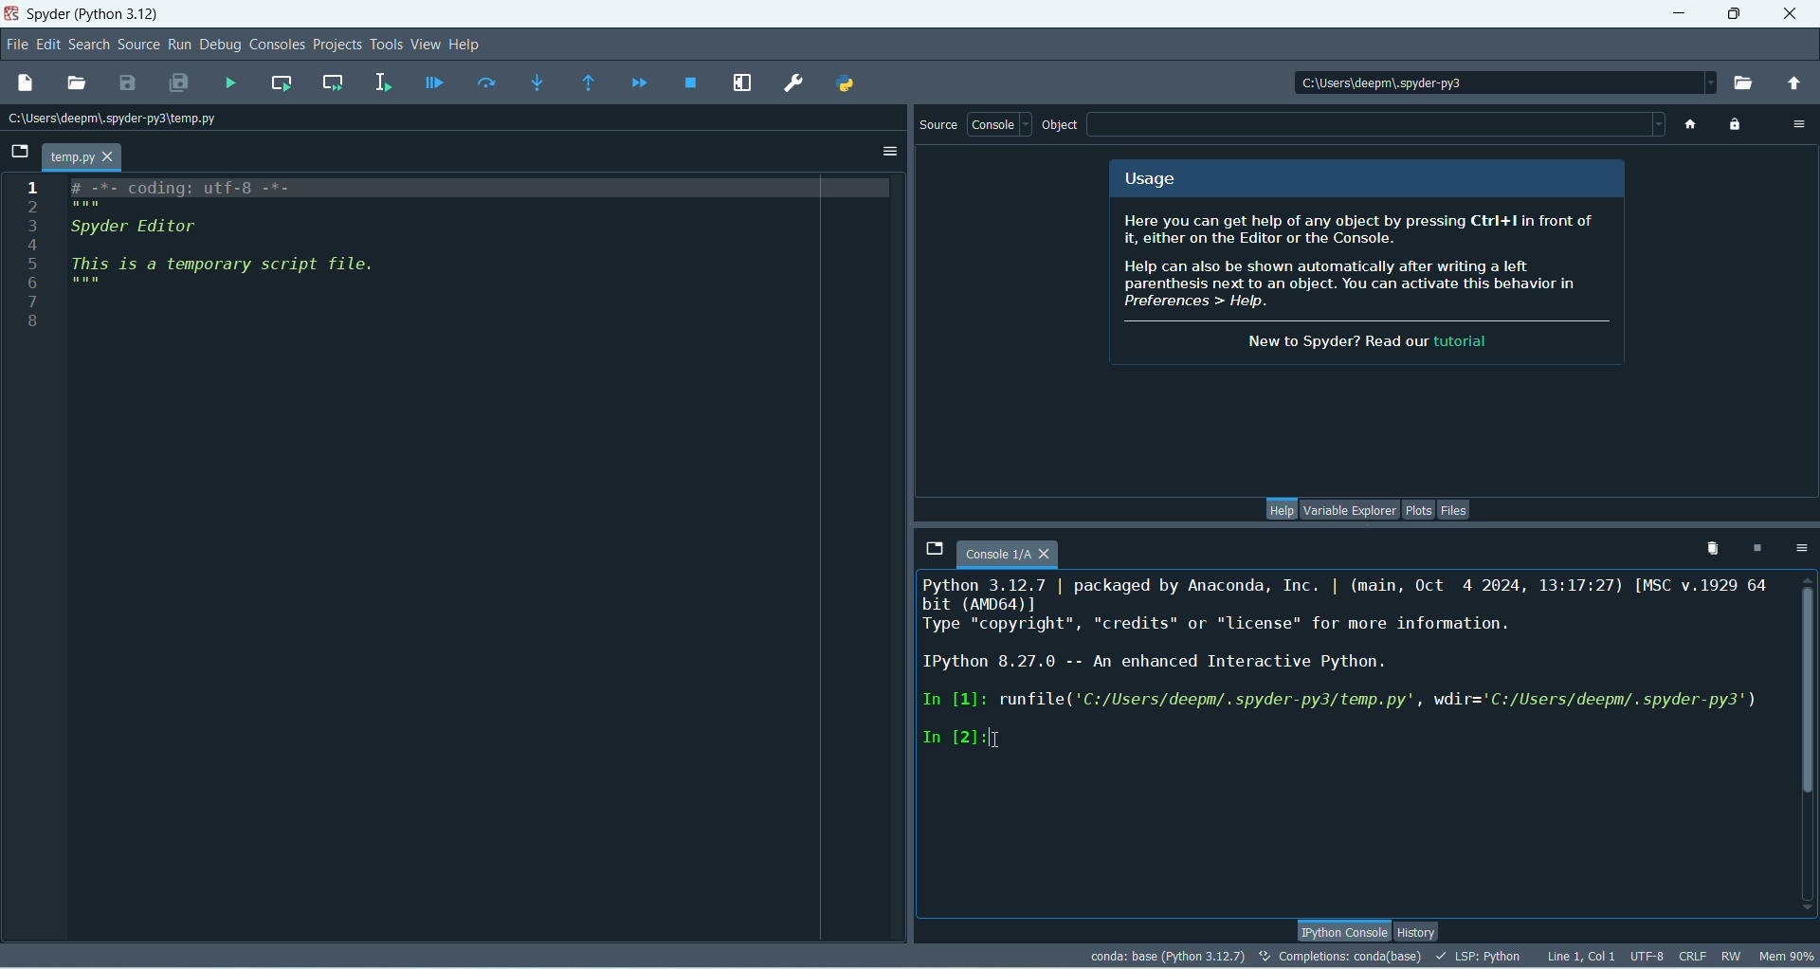 The height and width of the screenshot is (969, 1820). Describe the element at coordinates (1733, 14) in the screenshot. I see `maximize` at that location.